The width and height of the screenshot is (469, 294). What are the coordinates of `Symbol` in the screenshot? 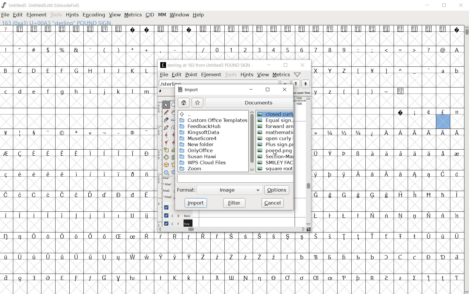 It's located at (132, 216).